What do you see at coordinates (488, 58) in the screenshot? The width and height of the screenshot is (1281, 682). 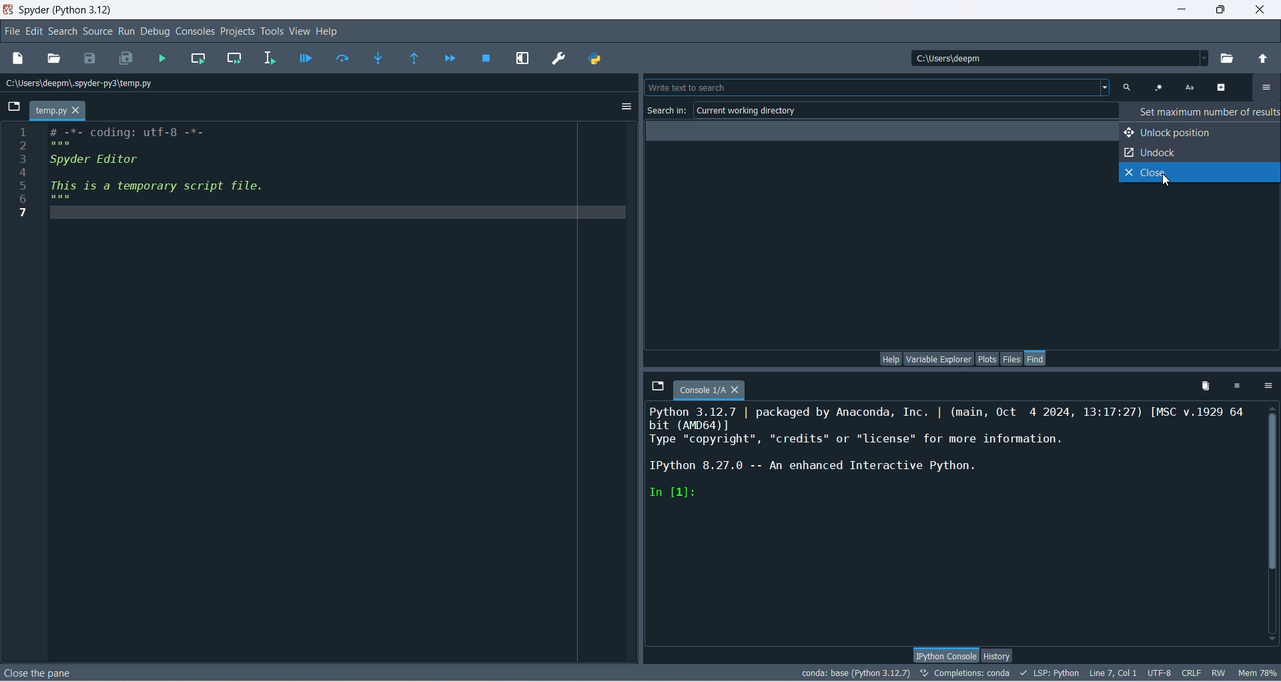 I see `stop debugging` at bounding box center [488, 58].